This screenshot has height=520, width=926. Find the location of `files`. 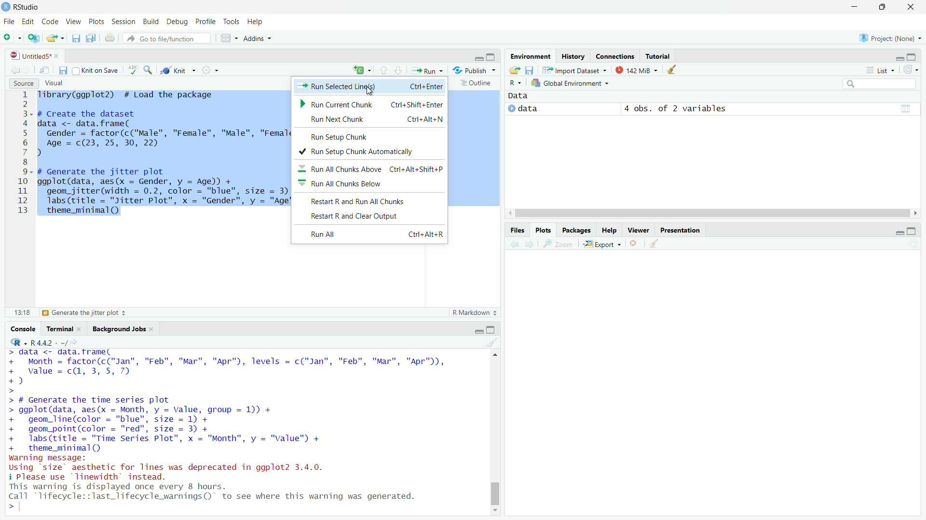

files is located at coordinates (517, 229).